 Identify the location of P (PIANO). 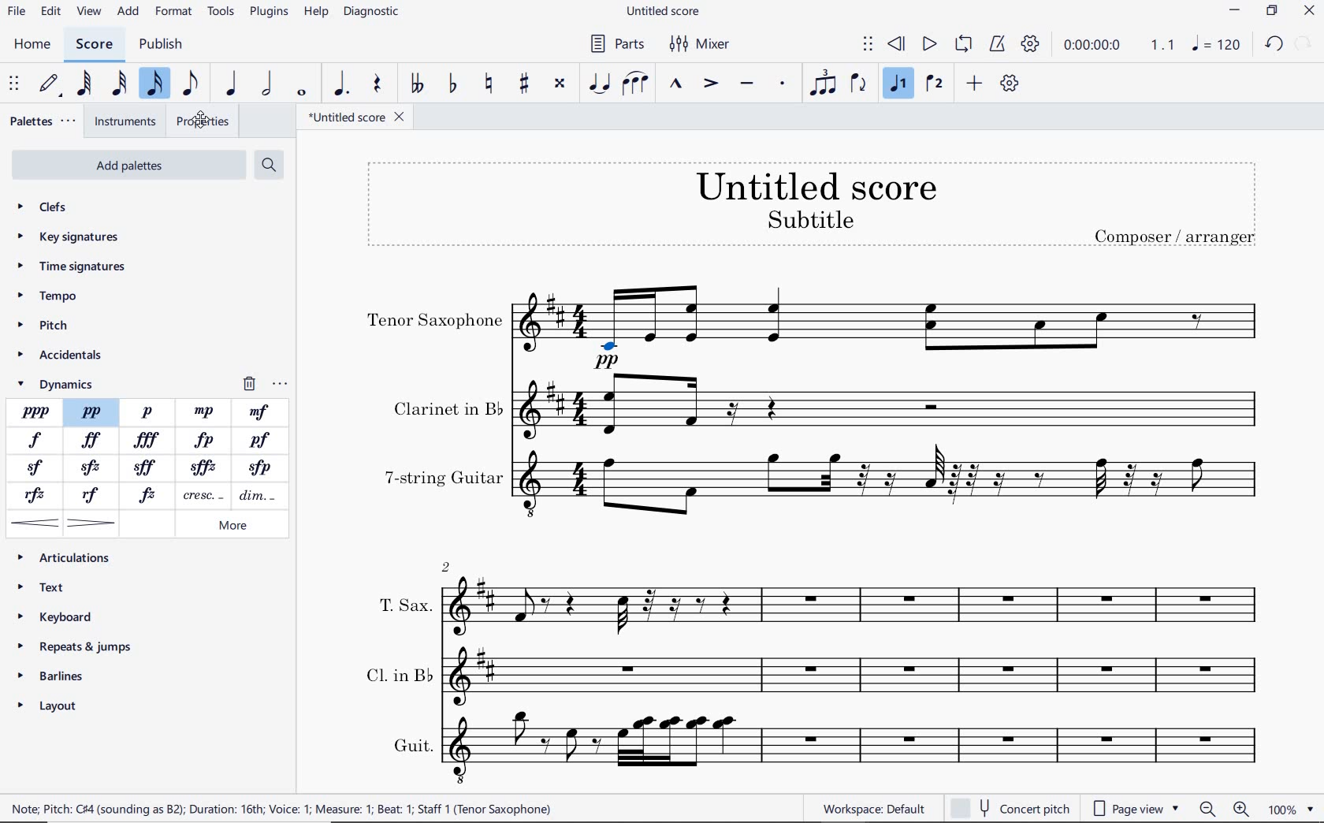
(148, 412).